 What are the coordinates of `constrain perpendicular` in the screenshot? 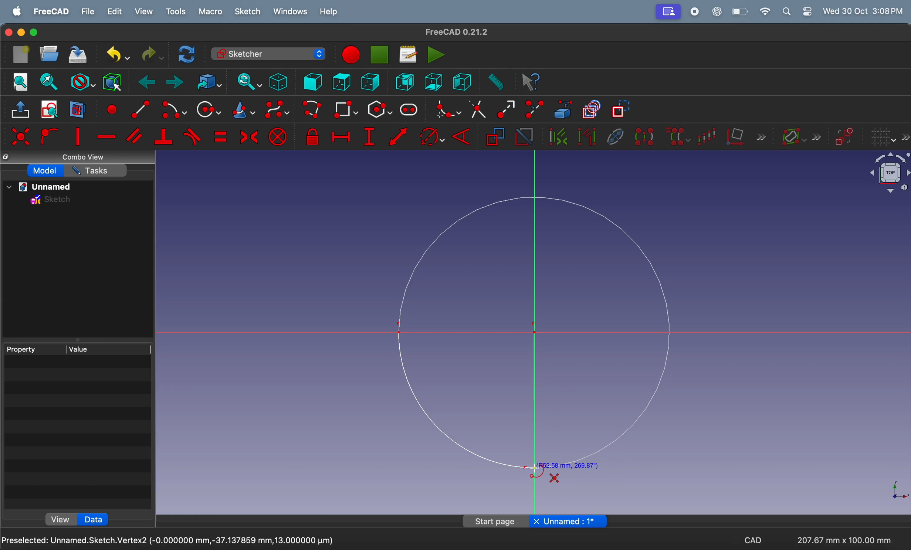 It's located at (163, 137).